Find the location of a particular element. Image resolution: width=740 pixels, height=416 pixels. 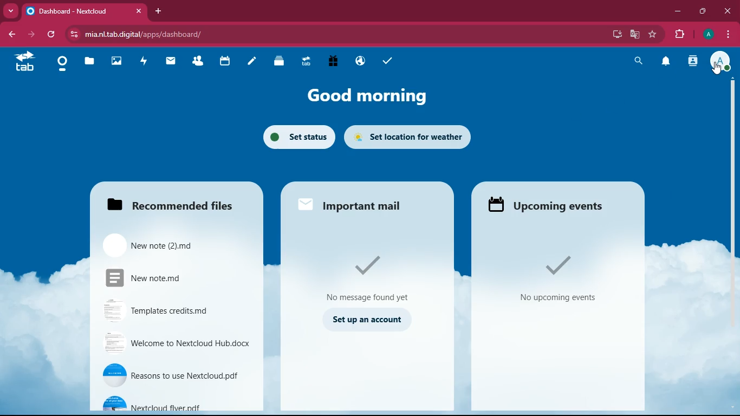

minimize is located at coordinates (677, 12).